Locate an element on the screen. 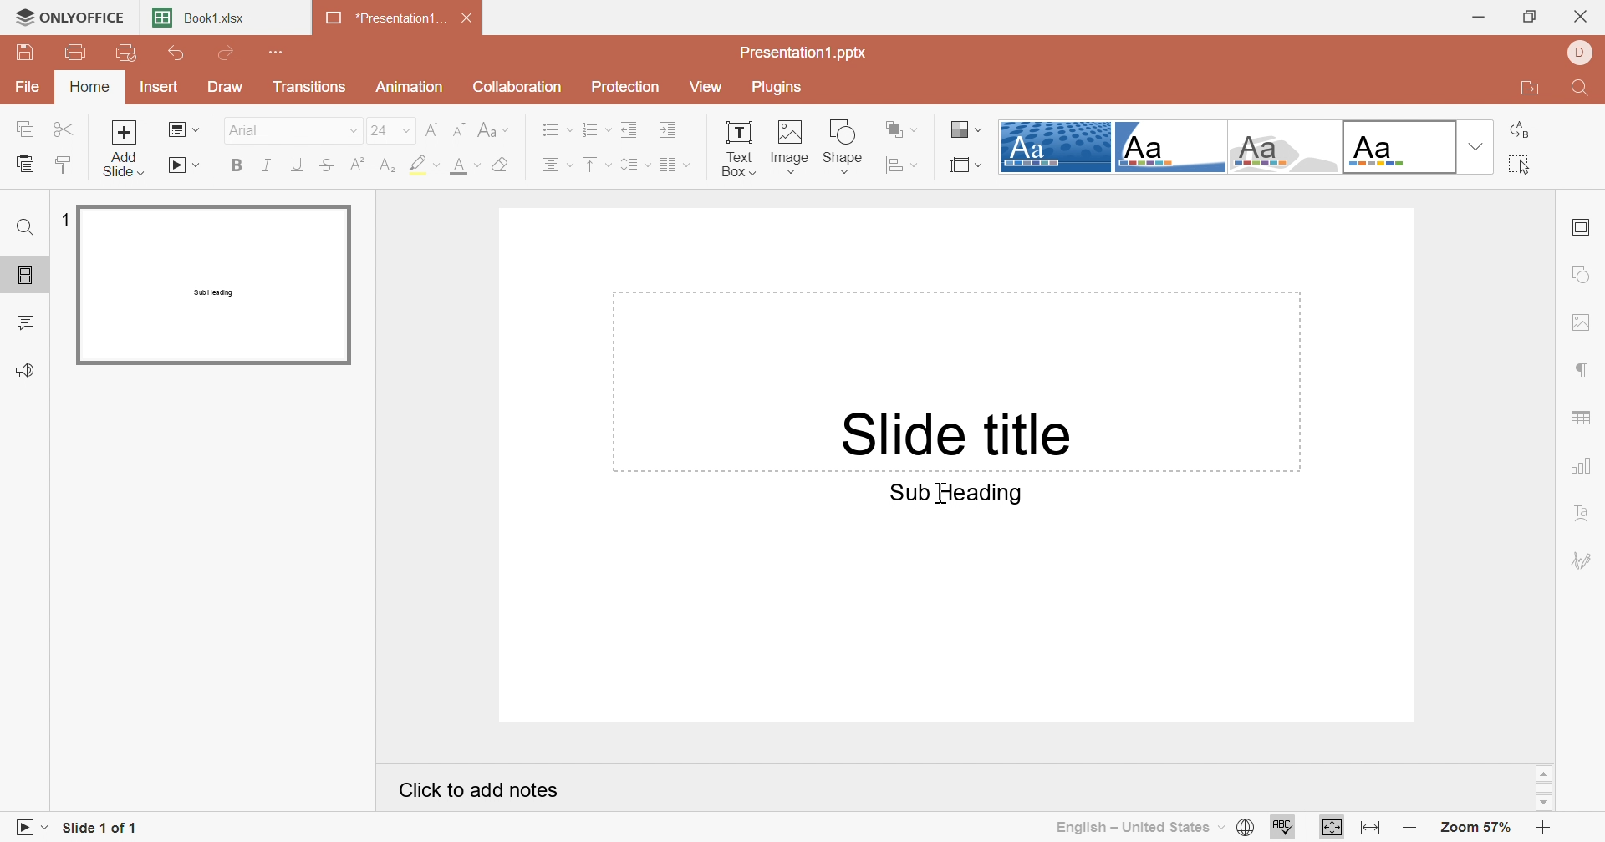 This screenshot has width=1605, height=842. Sub Heading is located at coordinates (945, 493).